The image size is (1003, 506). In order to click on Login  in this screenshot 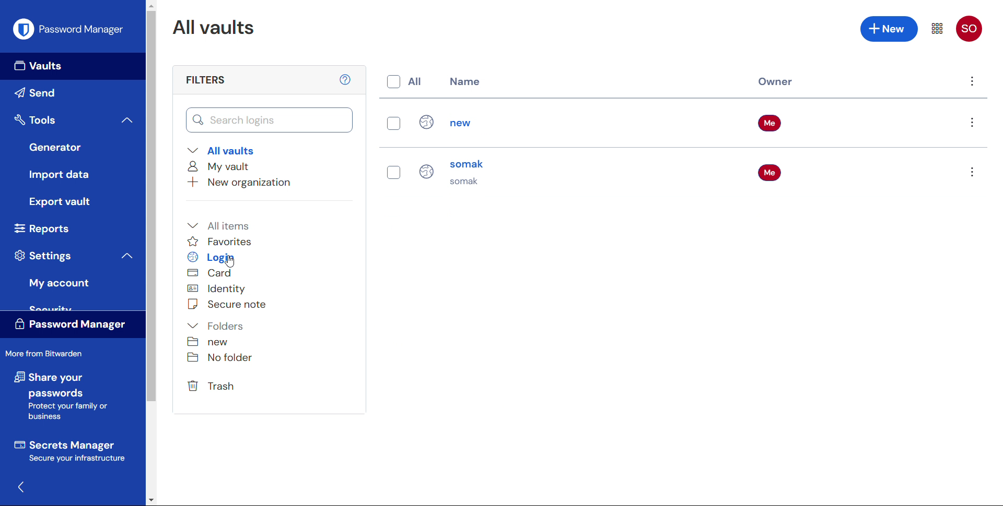, I will do `click(211, 257)`.